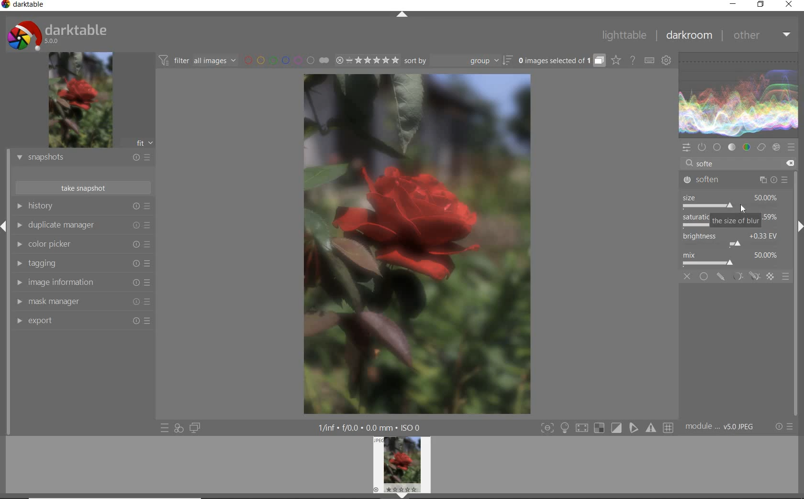 The width and height of the screenshot is (804, 499). I want to click on cursor position, so click(744, 208).